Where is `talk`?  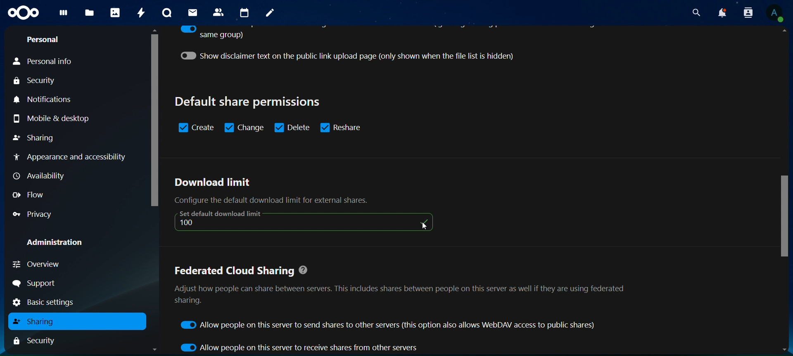 talk is located at coordinates (169, 12).